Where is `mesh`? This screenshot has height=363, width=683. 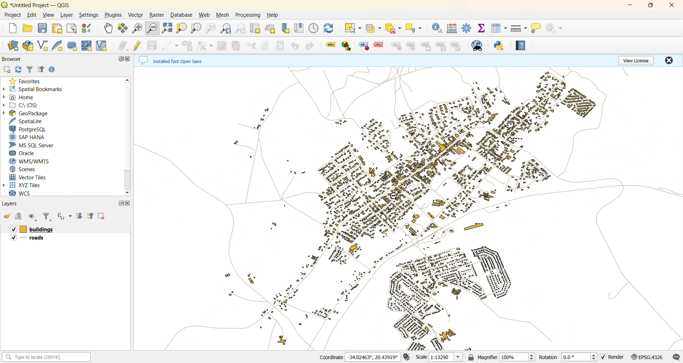
mesh is located at coordinates (224, 15).